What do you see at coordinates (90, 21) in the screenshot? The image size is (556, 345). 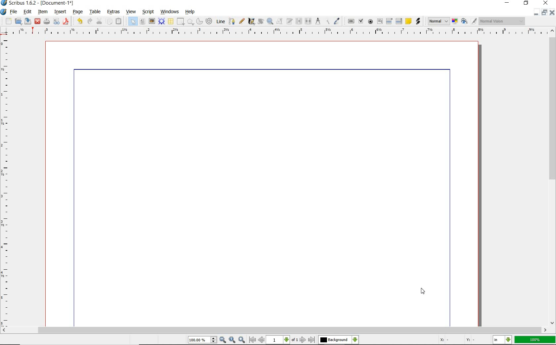 I see `redo` at bounding box center [90, 21].